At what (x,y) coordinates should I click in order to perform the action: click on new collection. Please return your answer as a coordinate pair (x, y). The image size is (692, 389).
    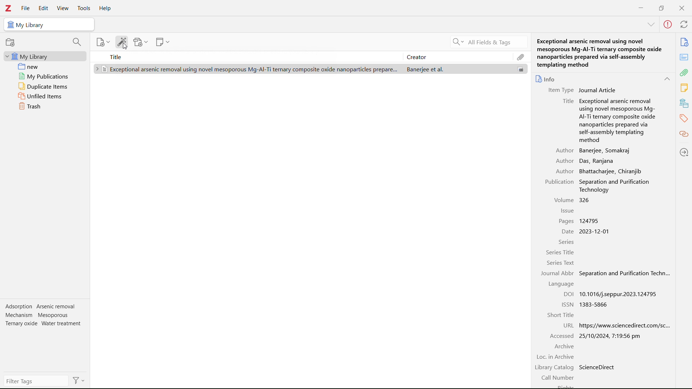
    Looking at the image, I should click on (10, 42).